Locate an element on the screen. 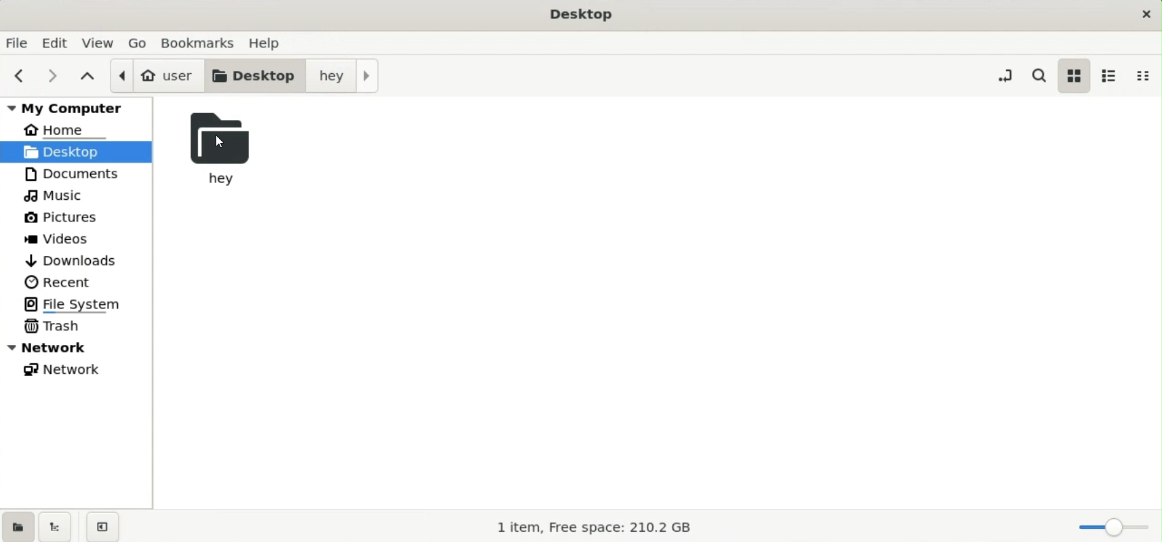 The width and height of the screenshot is (1162, 542). view is located at coordinates (99, 42).